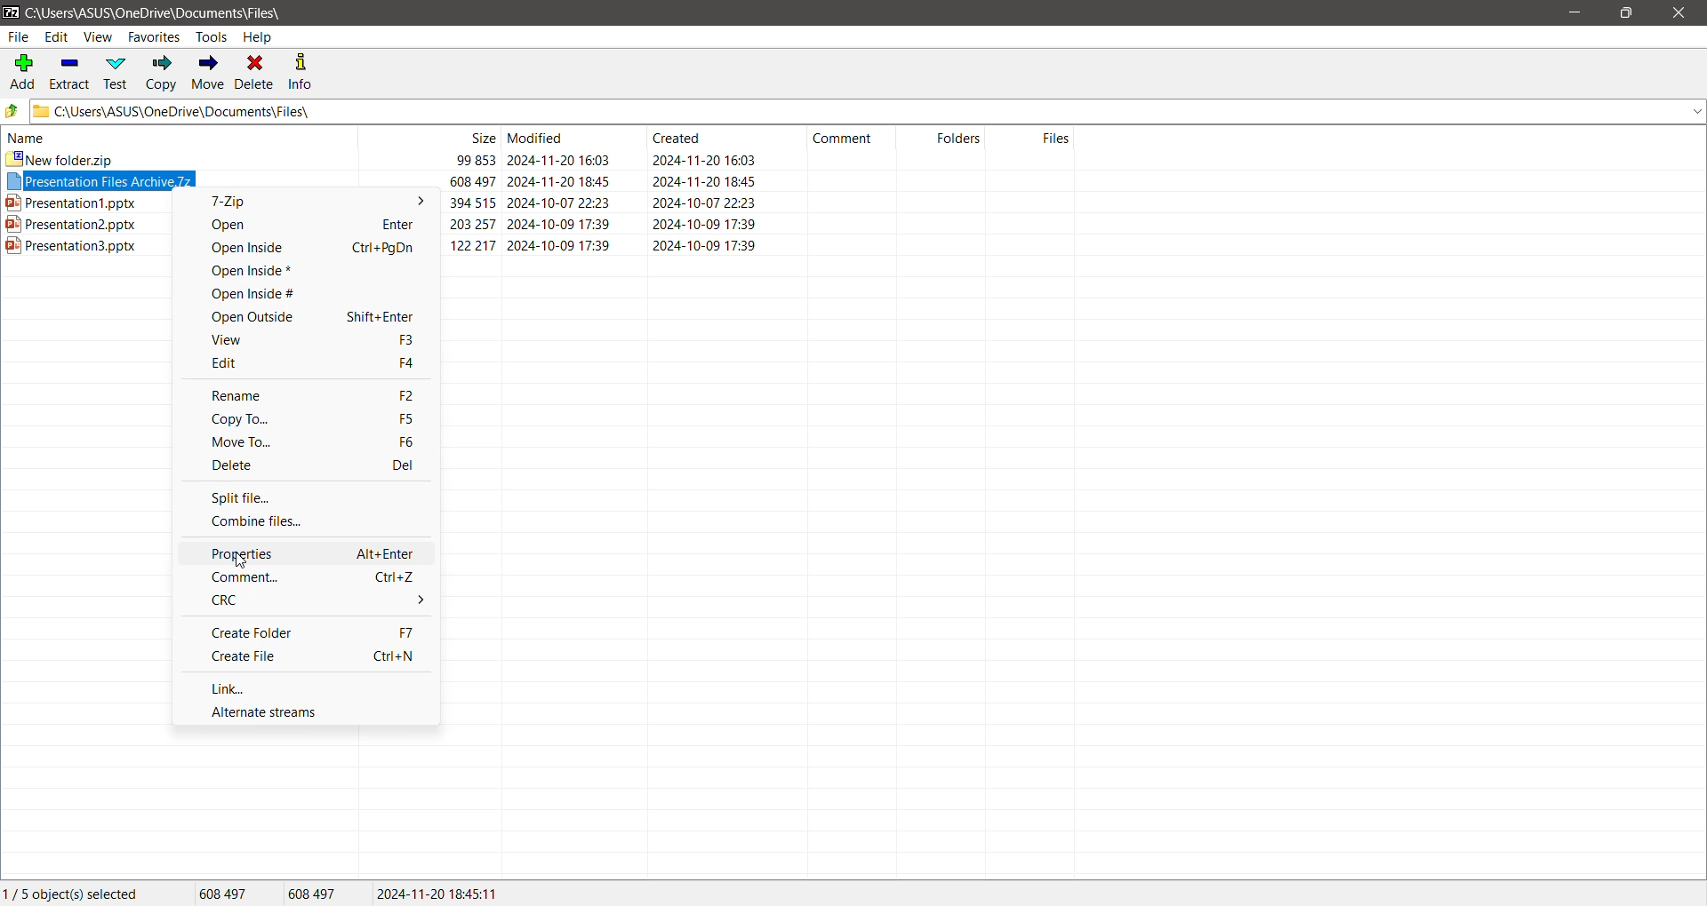 This screenshot has width=1707, height=906. Describe the element at coordinates (766, 203) in the screenshot. I see `ppt1` at that location.